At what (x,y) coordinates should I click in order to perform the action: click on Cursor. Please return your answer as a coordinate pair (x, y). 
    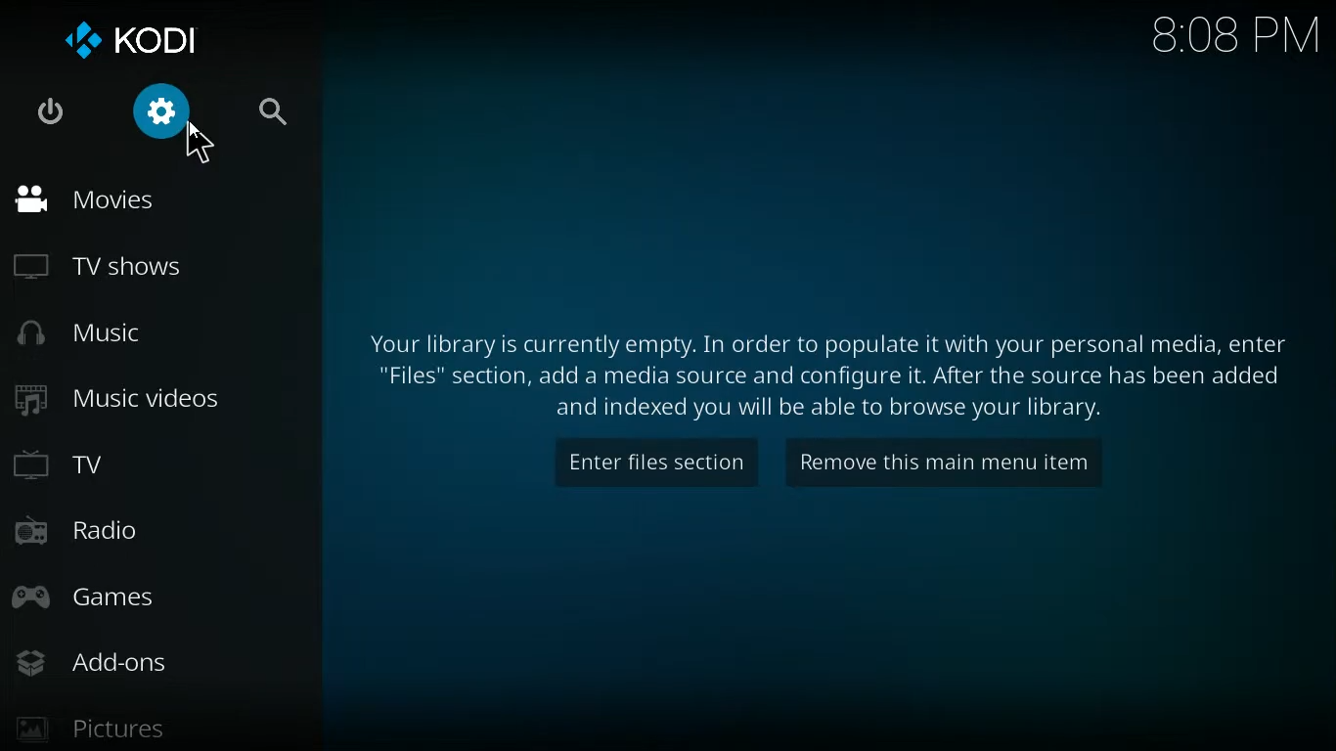
    Looking at the image, I should click on (200, 145).